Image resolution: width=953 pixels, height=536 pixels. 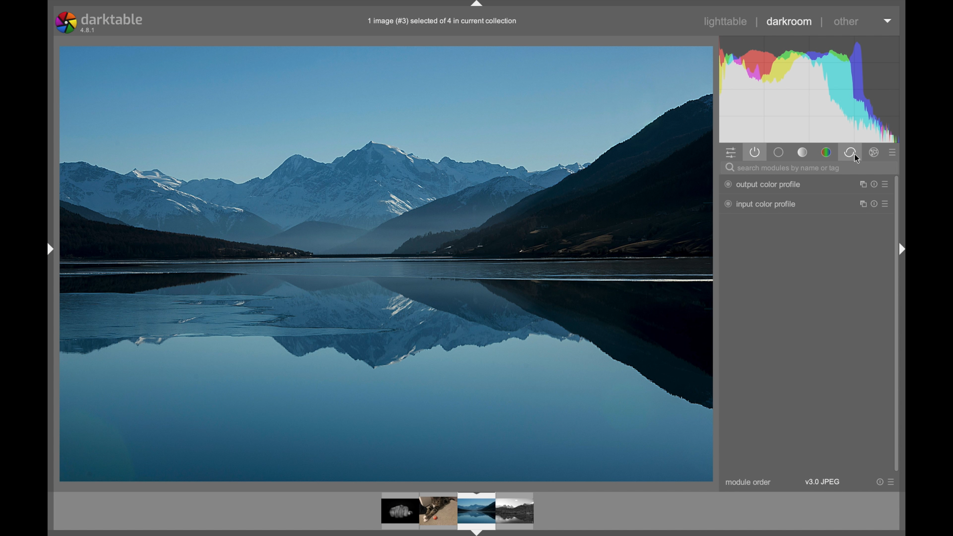 What do you see at coordinates (749, 483) in the screenshot?
I see `module order` at bounding box center [749, 483].